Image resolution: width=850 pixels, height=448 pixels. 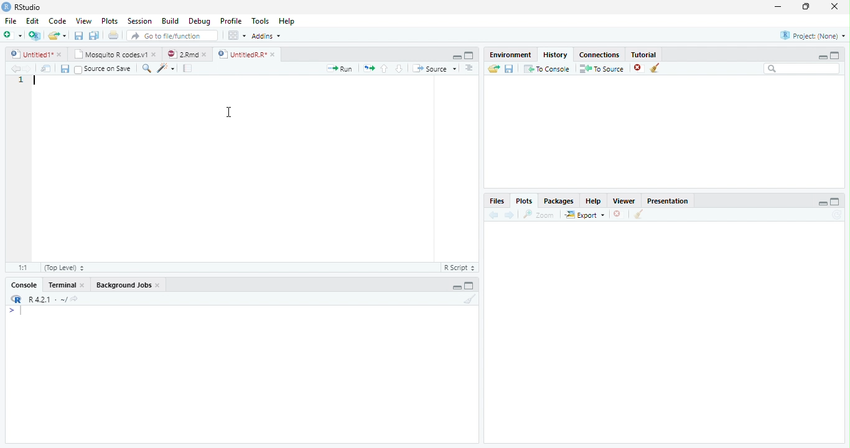 I want to click on Files,, so click(x=495, y=201).